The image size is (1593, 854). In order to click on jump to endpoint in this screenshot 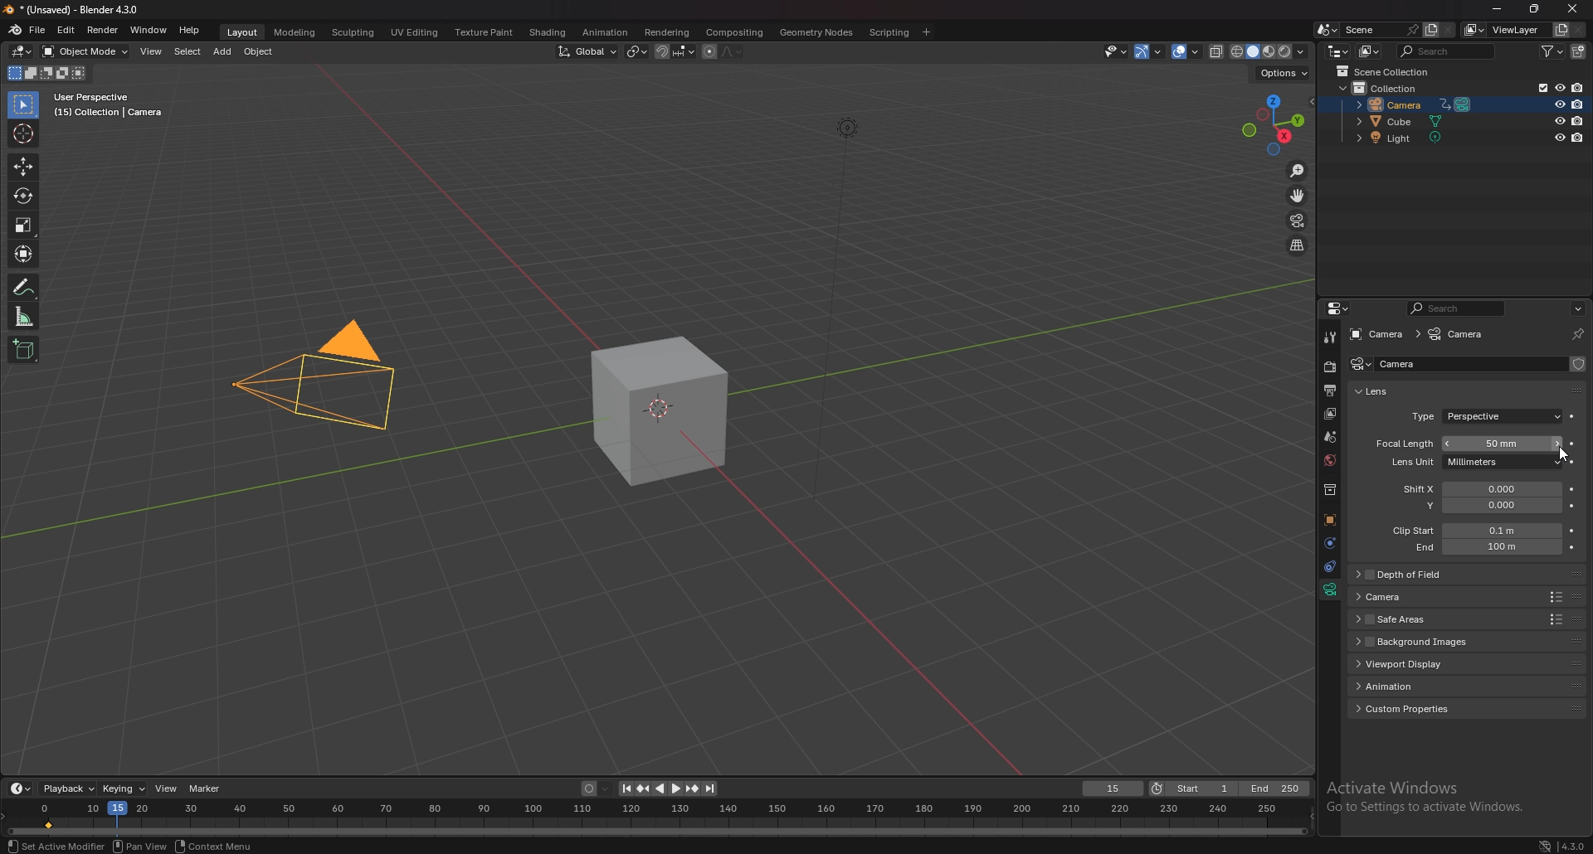, I will do `click(711, 788)`.